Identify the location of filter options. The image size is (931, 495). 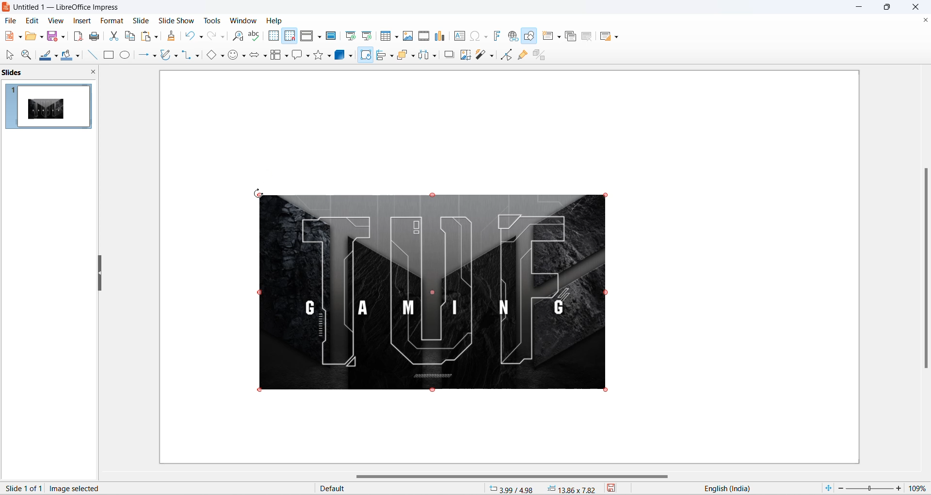
(491, 55).